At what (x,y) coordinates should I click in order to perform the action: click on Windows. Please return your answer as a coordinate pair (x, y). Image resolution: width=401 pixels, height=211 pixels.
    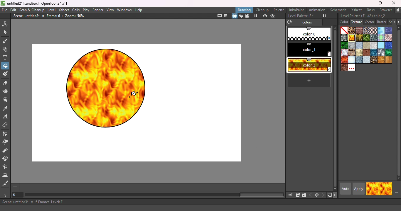
    Looking at the image, I should click on (124, 10).